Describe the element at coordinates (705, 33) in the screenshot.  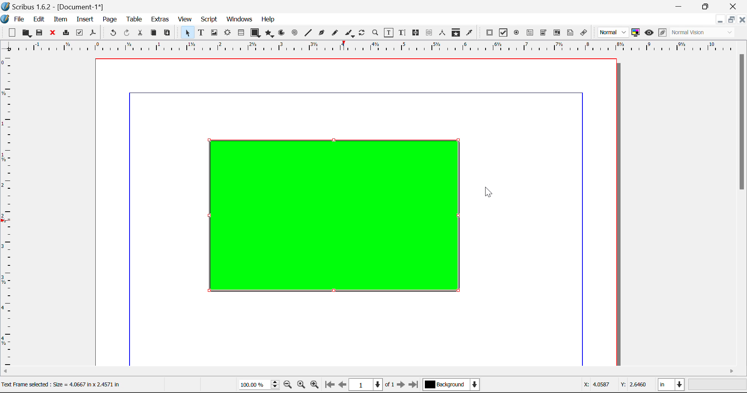
I see `Display Visual Appearance` at that location.